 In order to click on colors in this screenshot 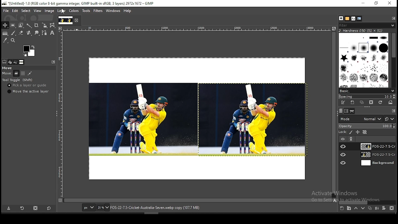, I will do `click(75, 11)`.